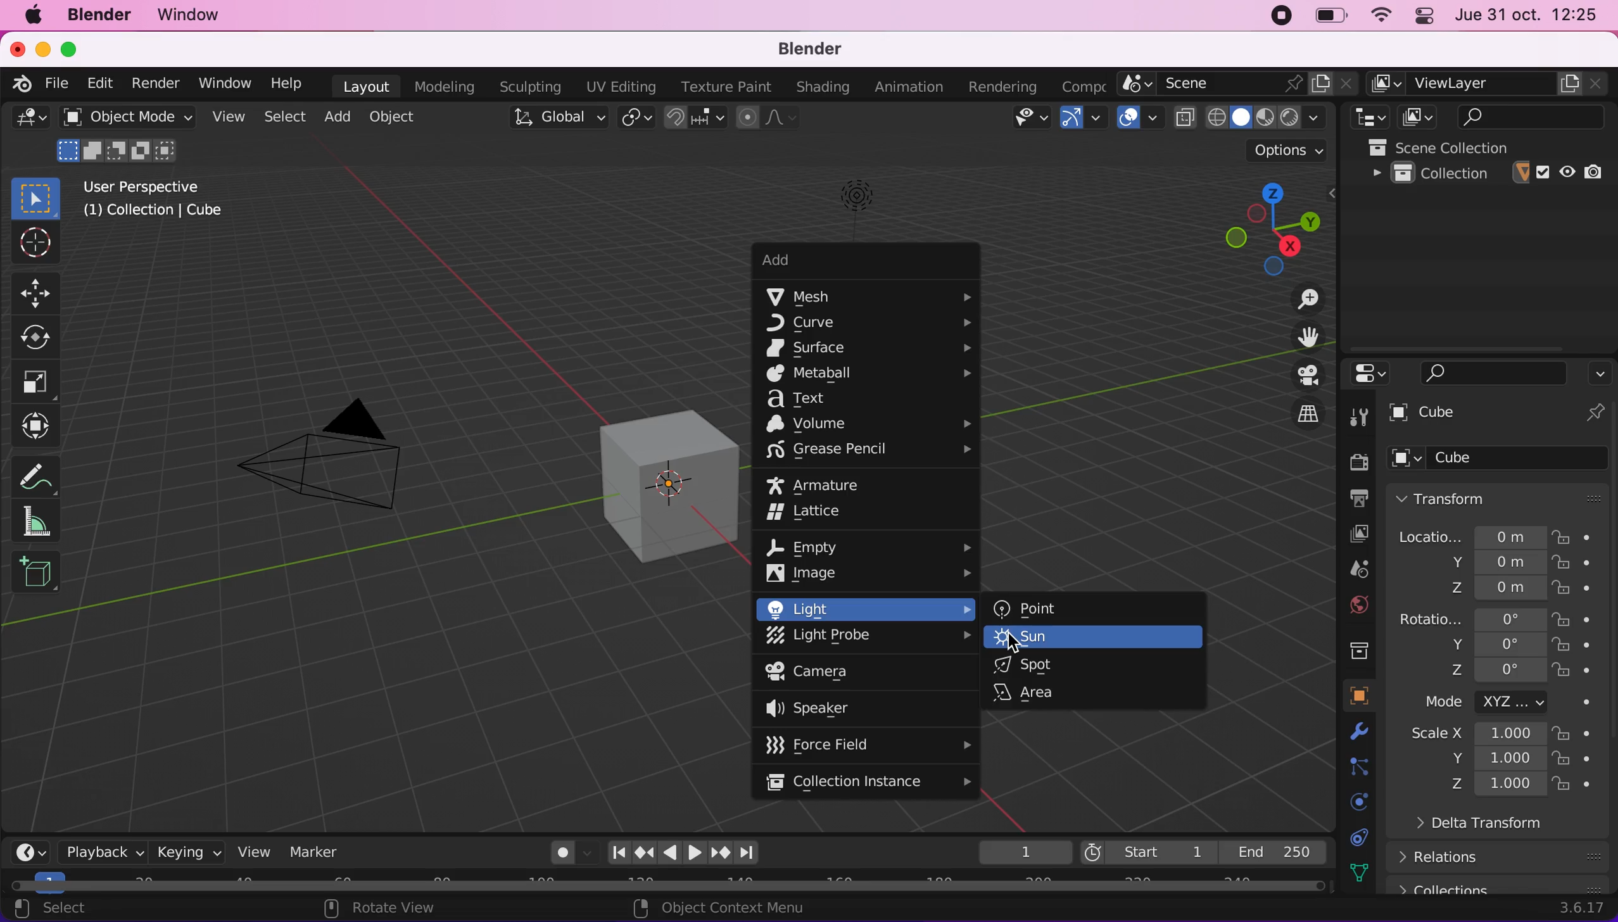 This screenshot has height=922, width=1618. What do you see at coordinates (1293, 415) in the screenshot?
I see `switch the current view` at bounding box center [1293, 415].